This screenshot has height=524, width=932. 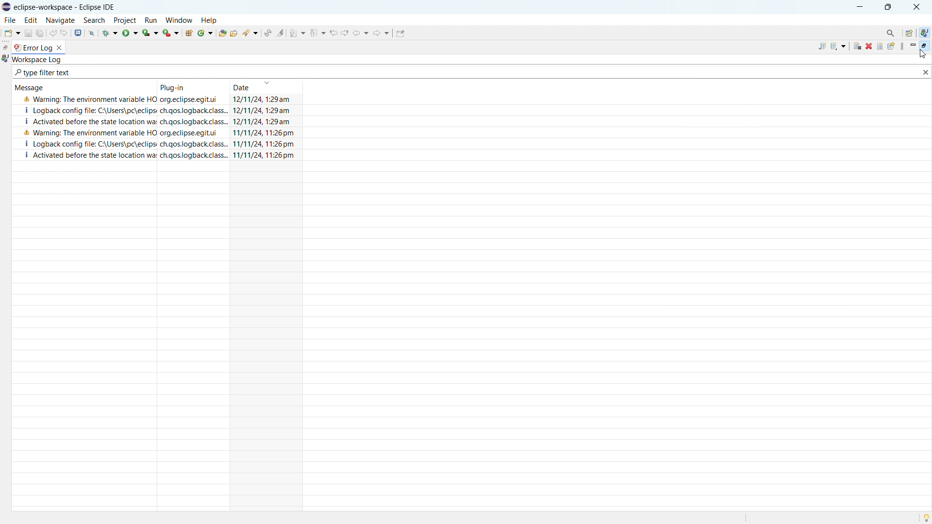 What do you see at coordinates (205, 33) in the screenshot?
I see `new java class` at bounding box center [205, 33].